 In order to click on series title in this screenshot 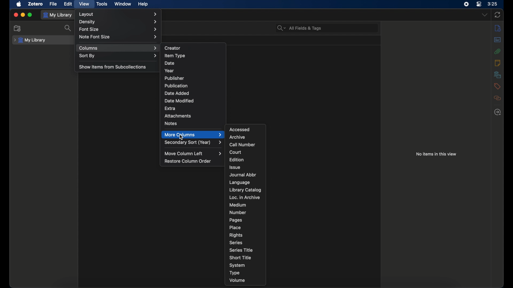, I will do `click(241, 250)`.